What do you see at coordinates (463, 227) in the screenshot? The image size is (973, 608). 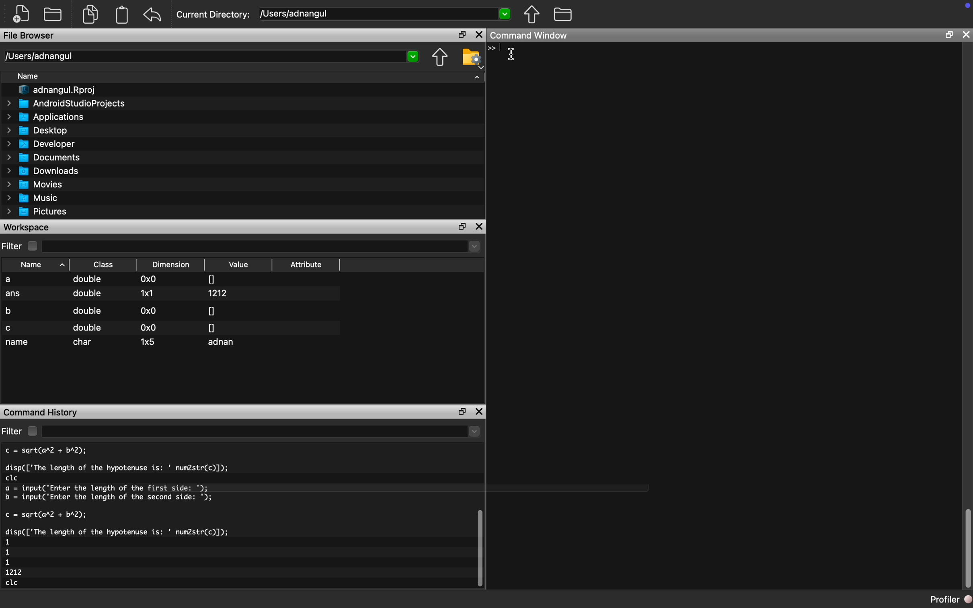 I see `restore down` at bounding box center [463, 227].